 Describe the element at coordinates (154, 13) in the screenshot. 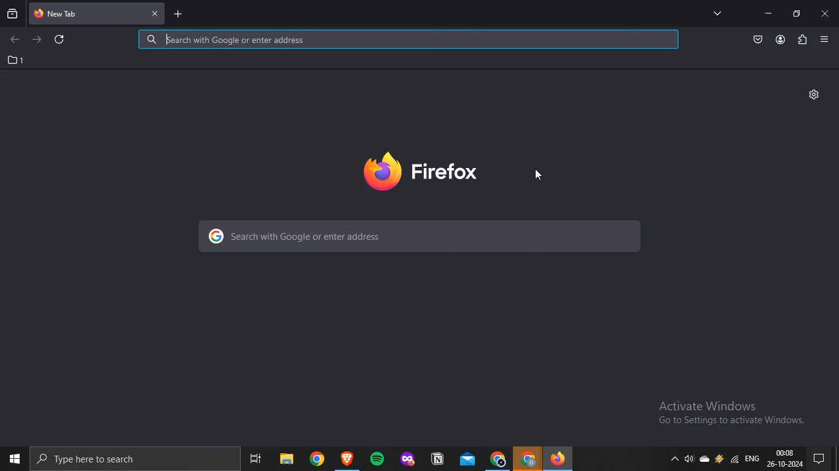

I see `close tab` at that location.